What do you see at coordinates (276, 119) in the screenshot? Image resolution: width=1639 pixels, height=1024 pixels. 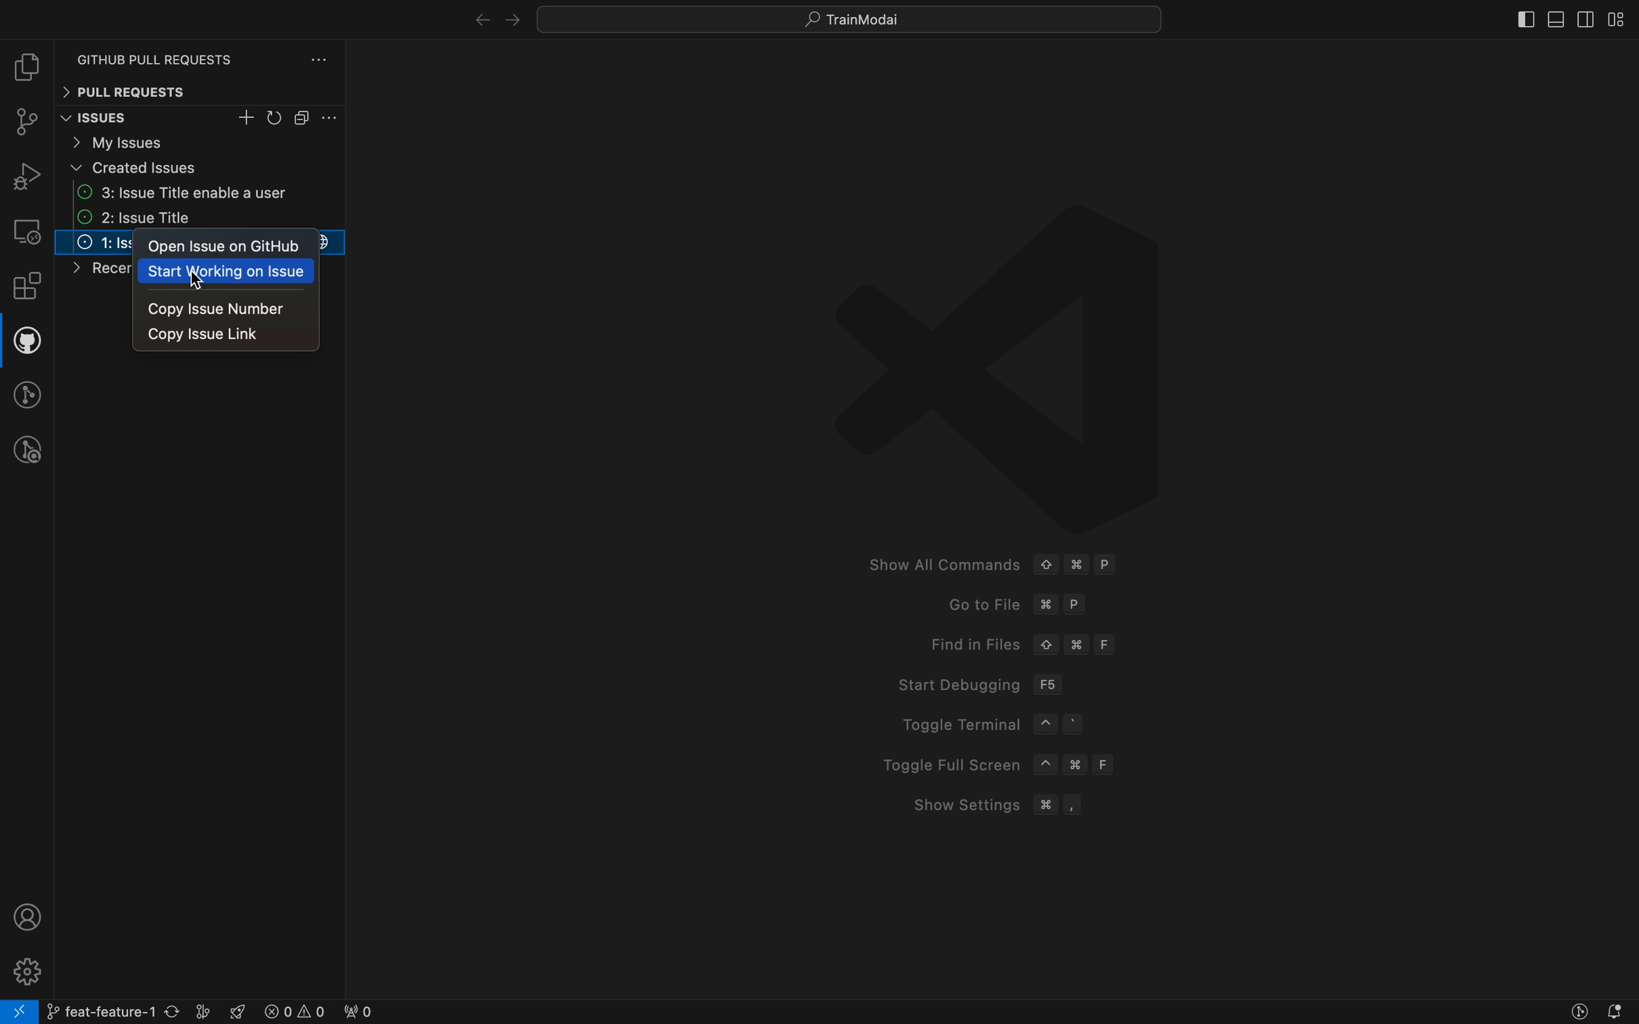 I see `reload` at bounding box center [276, 119].